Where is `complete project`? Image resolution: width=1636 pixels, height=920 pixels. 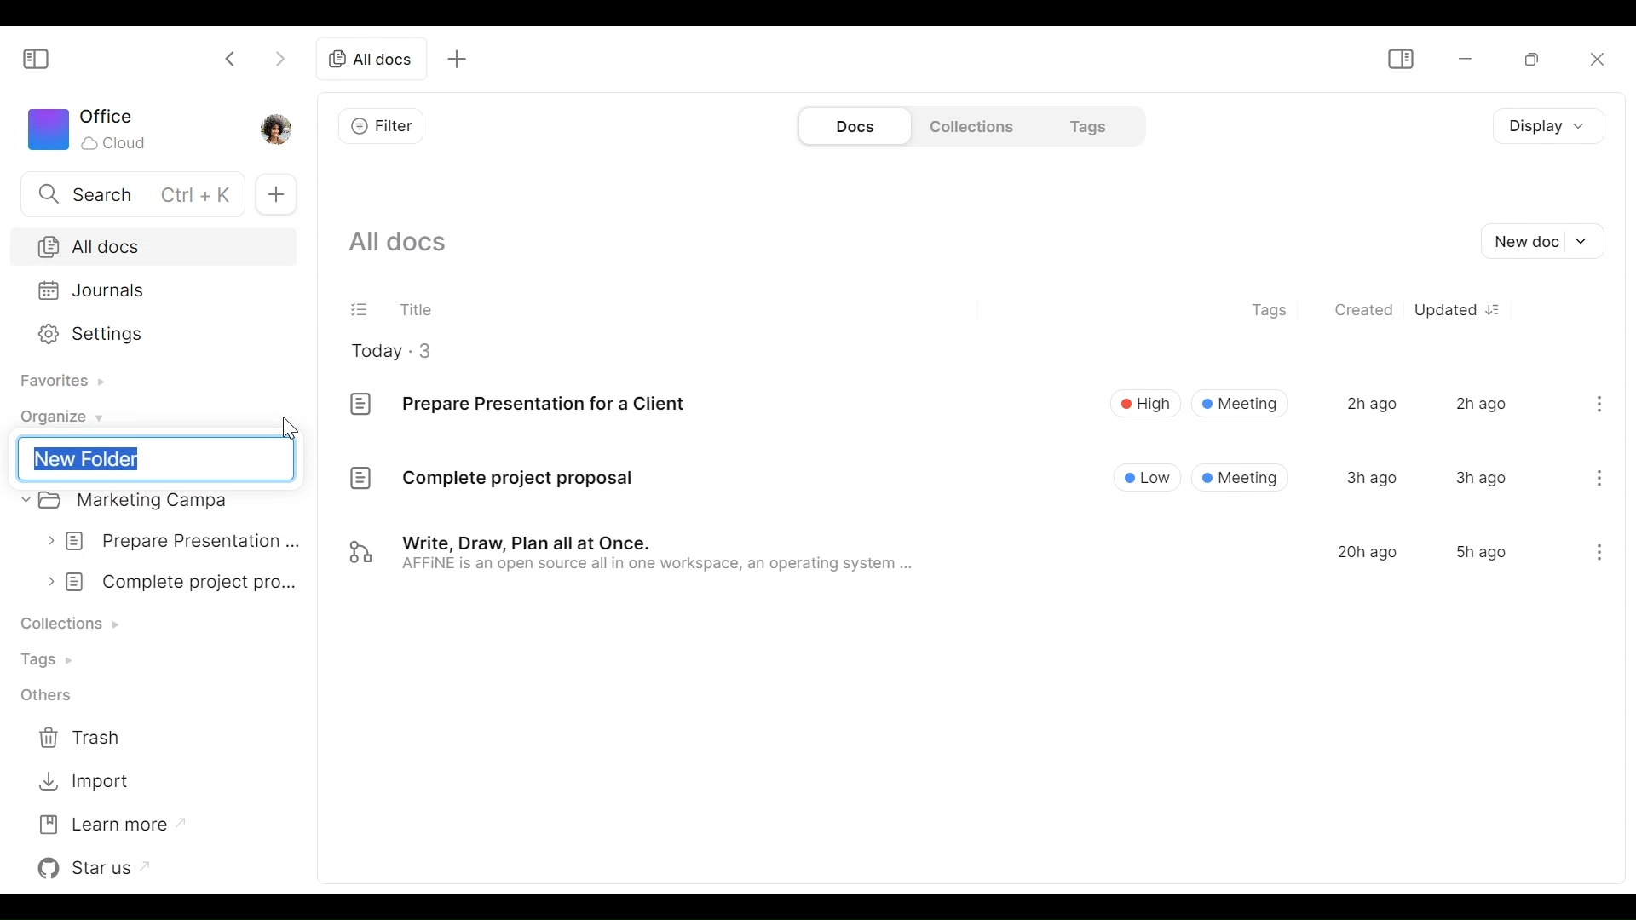
complete project is located at coordinates (176, 581).